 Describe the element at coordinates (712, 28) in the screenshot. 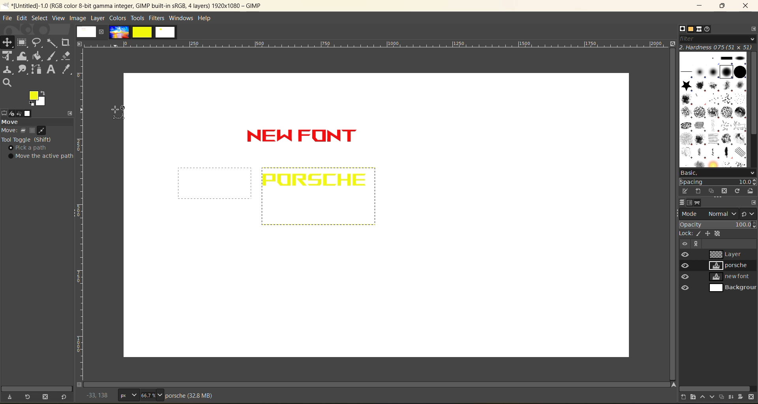

I see `document history` at that location.